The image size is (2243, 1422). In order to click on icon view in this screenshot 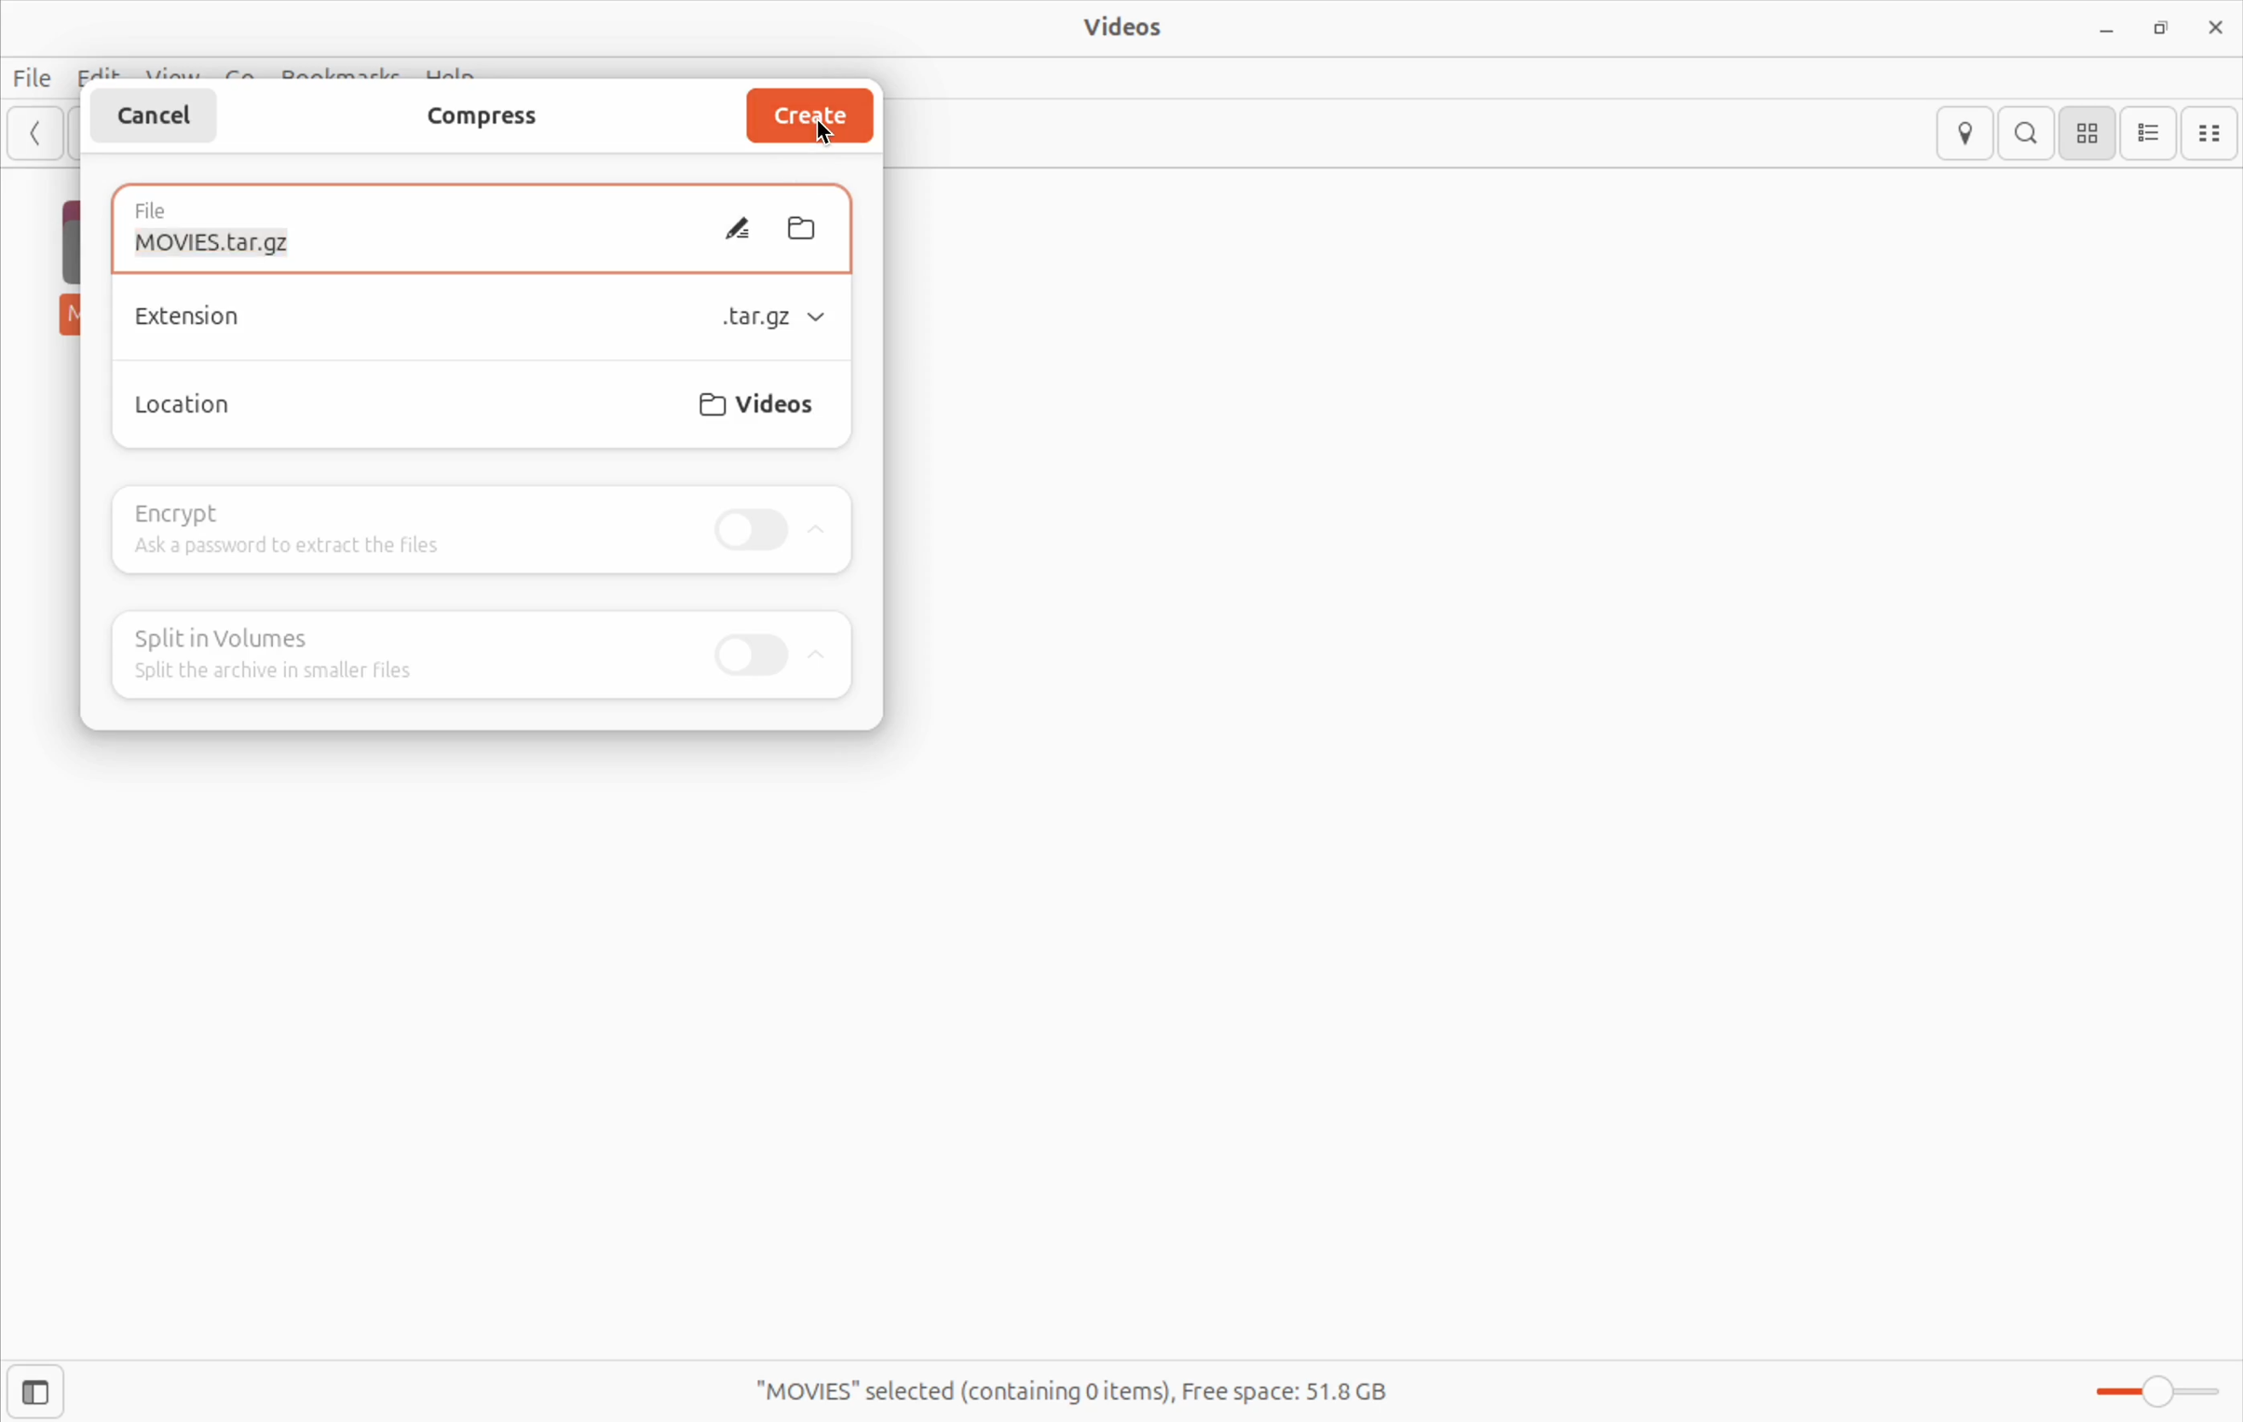, I will do `click(2087, 135)`.